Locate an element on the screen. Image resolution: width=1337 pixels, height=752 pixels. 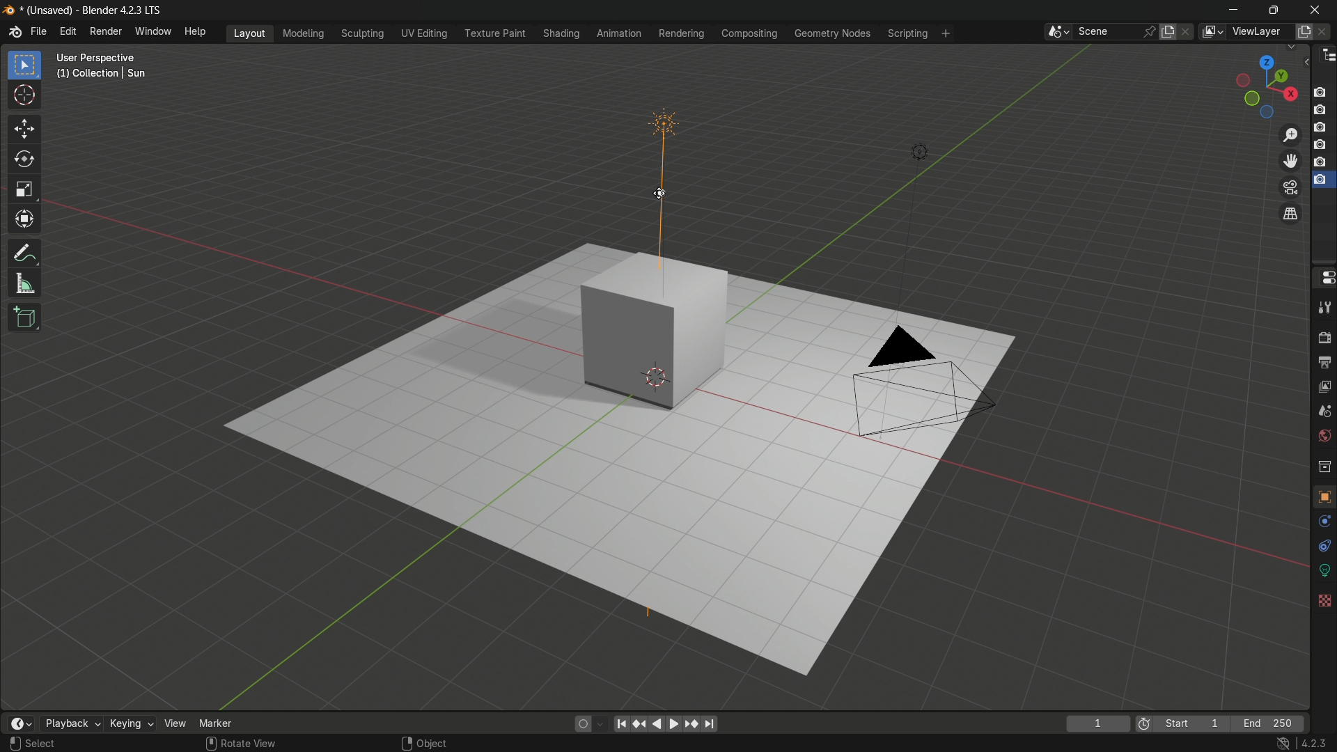
view layer is located at coordinates (1213, 32).